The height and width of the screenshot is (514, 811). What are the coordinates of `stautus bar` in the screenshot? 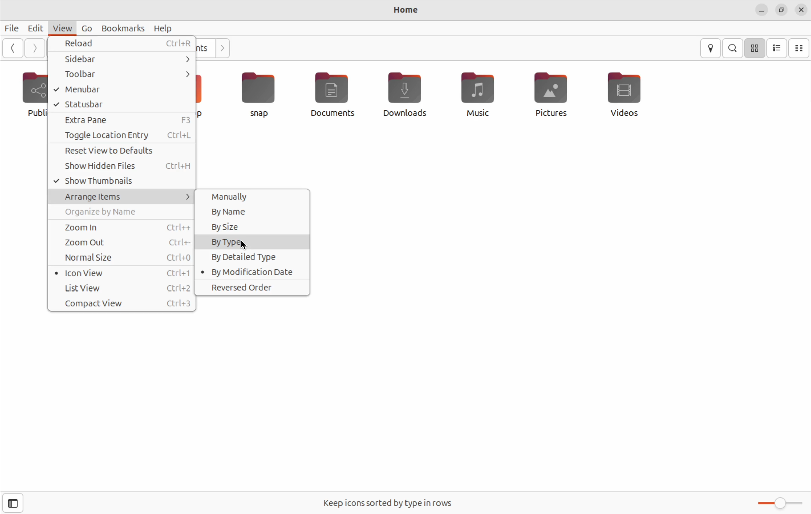 It's located at (121, 105).